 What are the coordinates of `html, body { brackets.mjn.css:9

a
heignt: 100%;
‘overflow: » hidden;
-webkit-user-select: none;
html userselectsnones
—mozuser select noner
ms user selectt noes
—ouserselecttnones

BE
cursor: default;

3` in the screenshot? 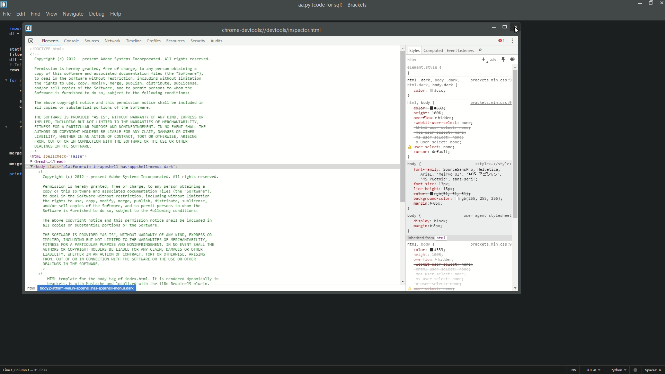 It's located at (459, 130).